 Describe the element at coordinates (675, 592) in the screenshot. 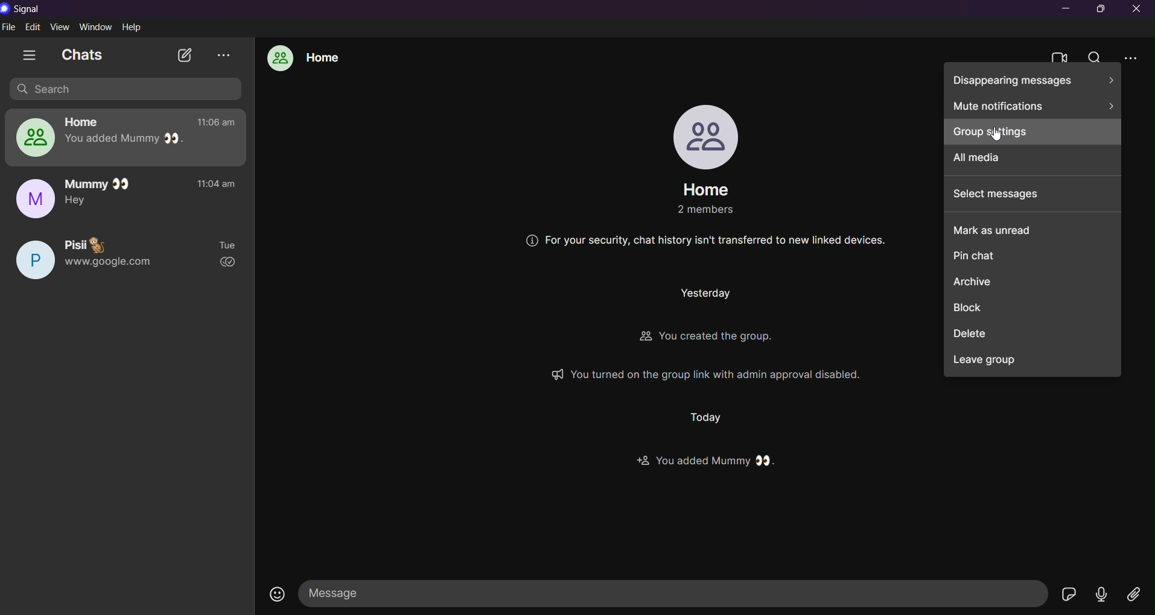

I see `message` at that location.